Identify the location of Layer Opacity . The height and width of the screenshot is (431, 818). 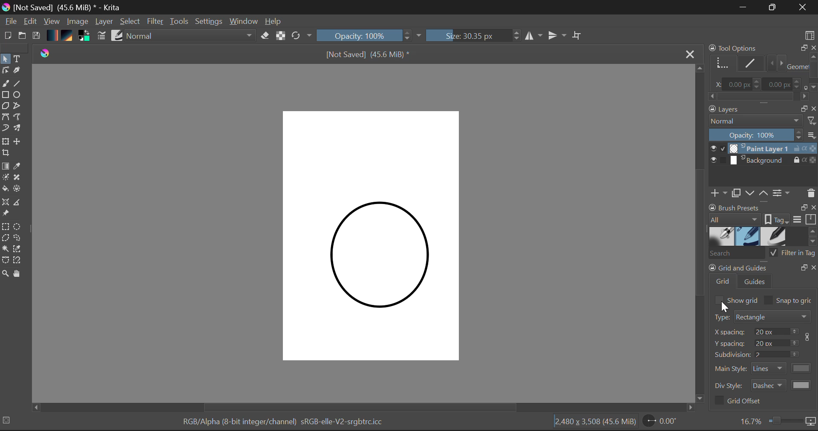
(763, 135).